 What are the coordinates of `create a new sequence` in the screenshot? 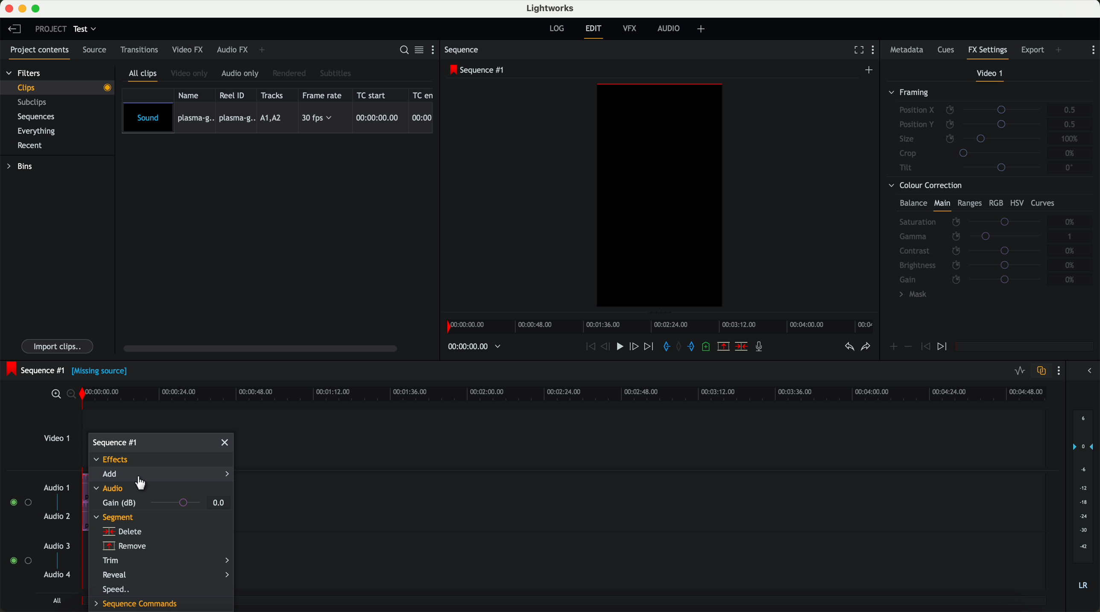 It's located at (870, 70).